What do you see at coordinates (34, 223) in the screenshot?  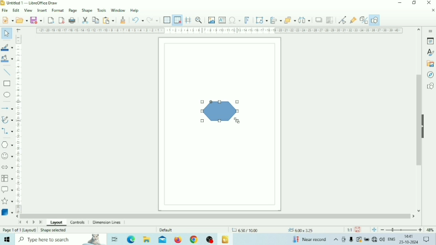 I see `Scroll to next page` at bounding box center [34, 223].